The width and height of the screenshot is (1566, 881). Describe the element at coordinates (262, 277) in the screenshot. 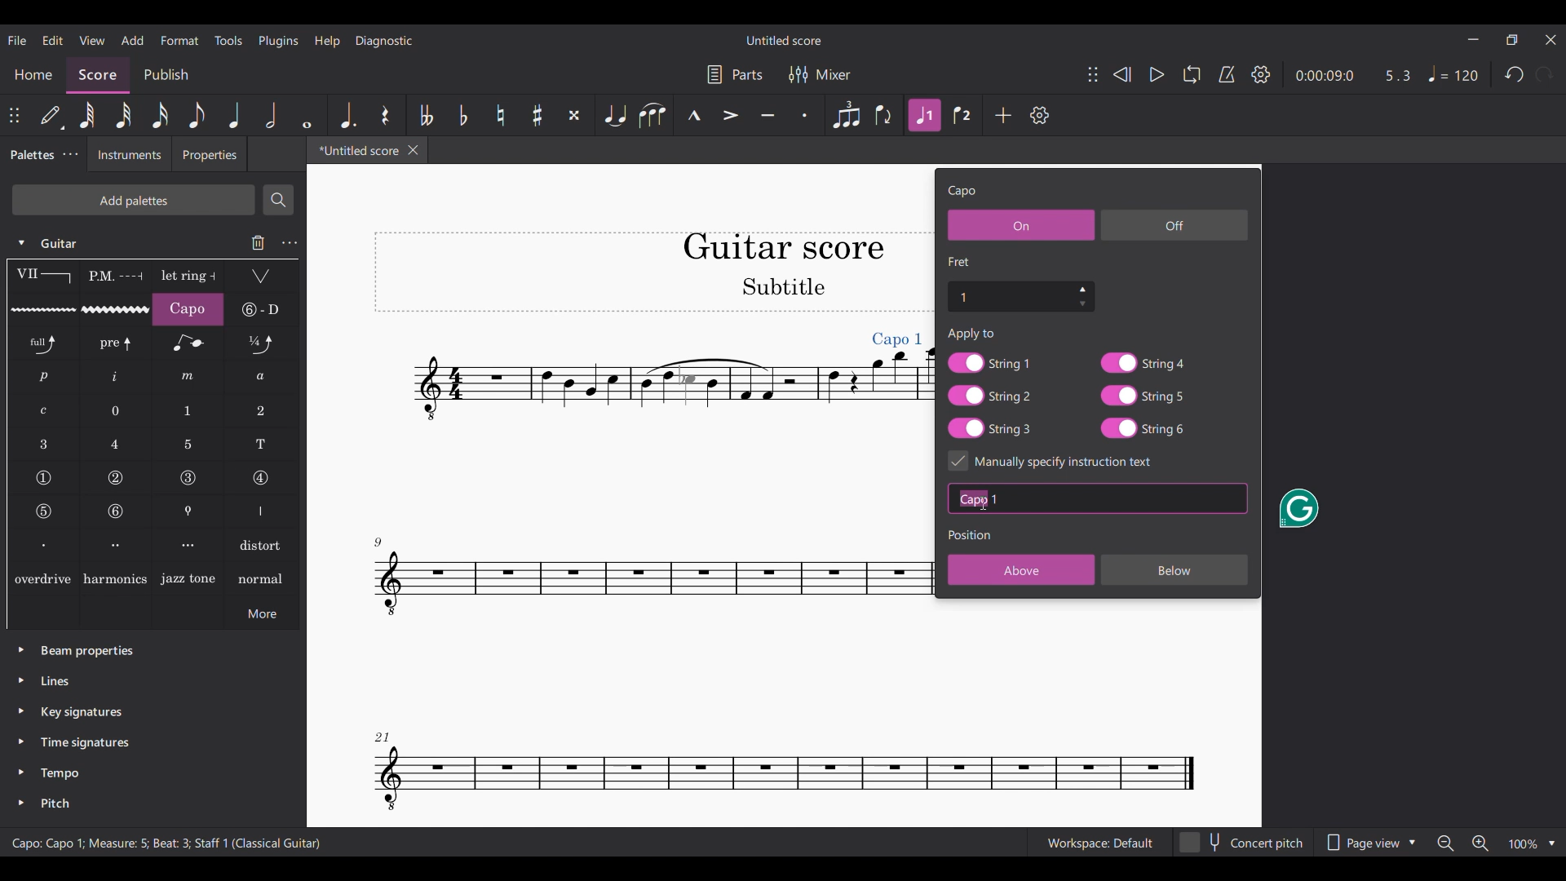

I see `Tremolo bar` at that location.